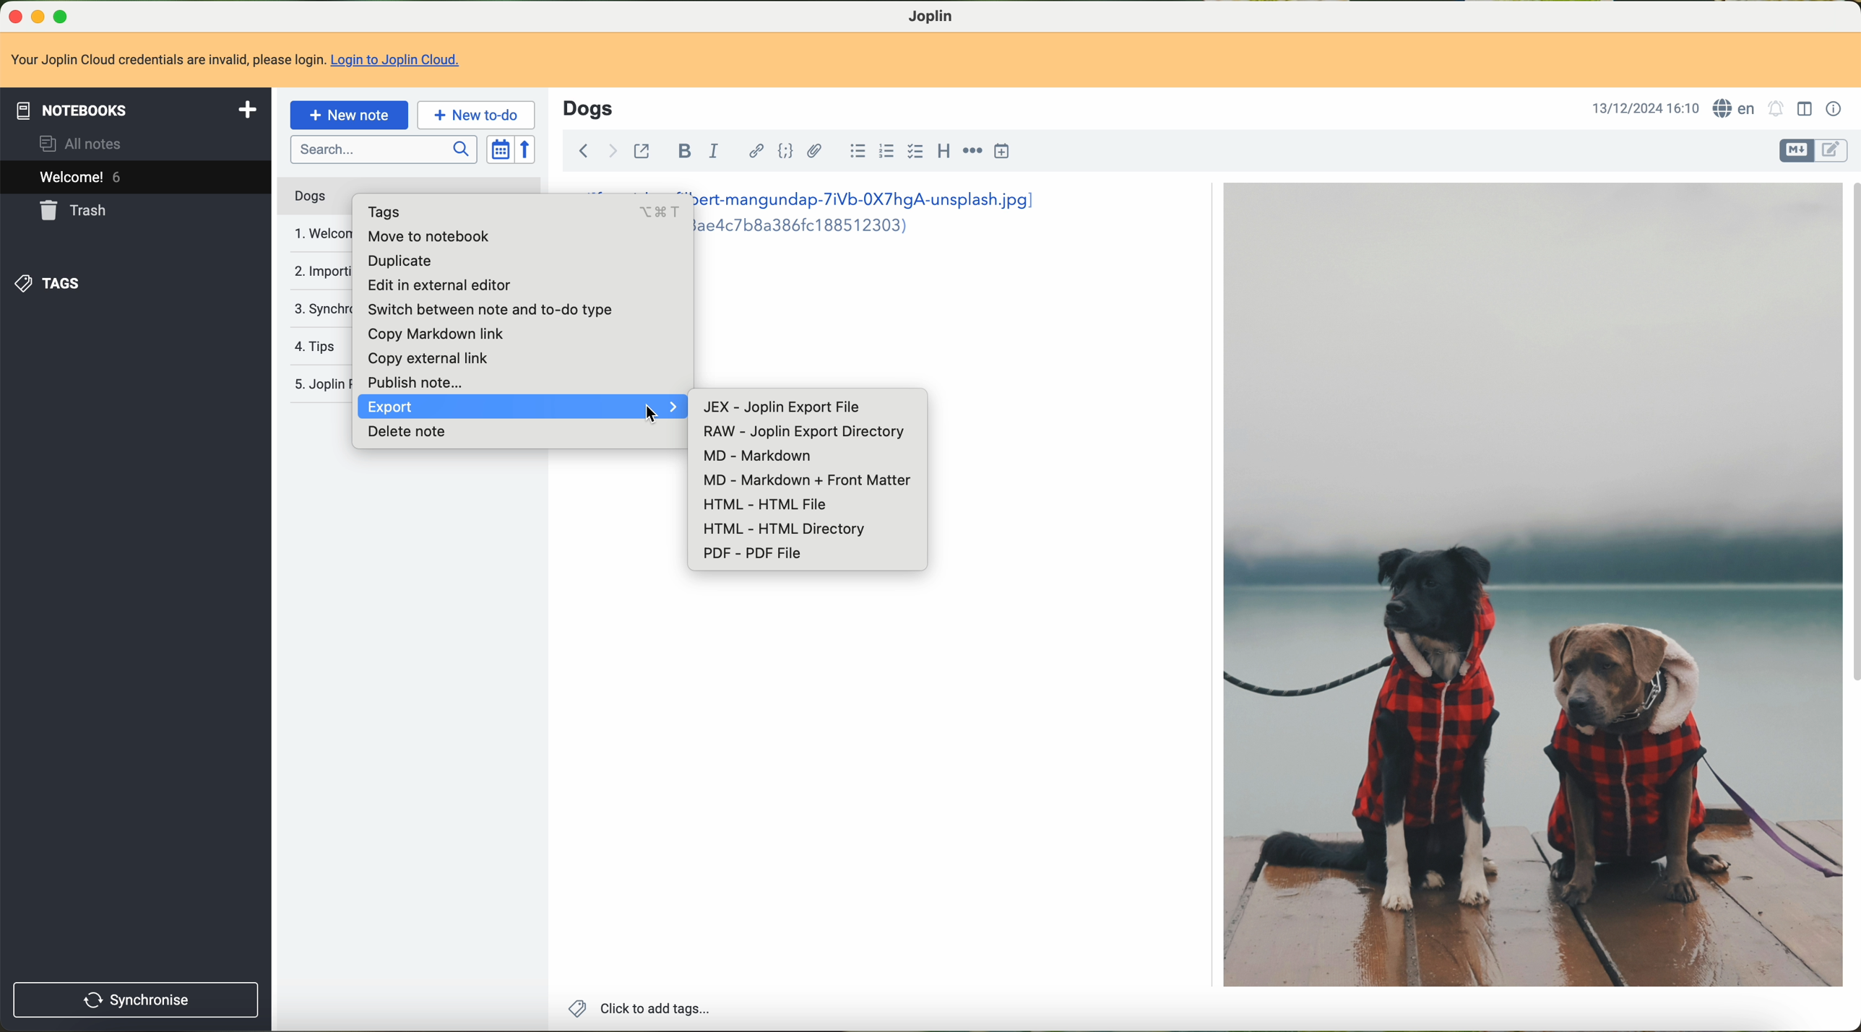  What do you see at coordinates (79, 210) in the screenshot?
I see `trash` at bounding box center [79, 210].